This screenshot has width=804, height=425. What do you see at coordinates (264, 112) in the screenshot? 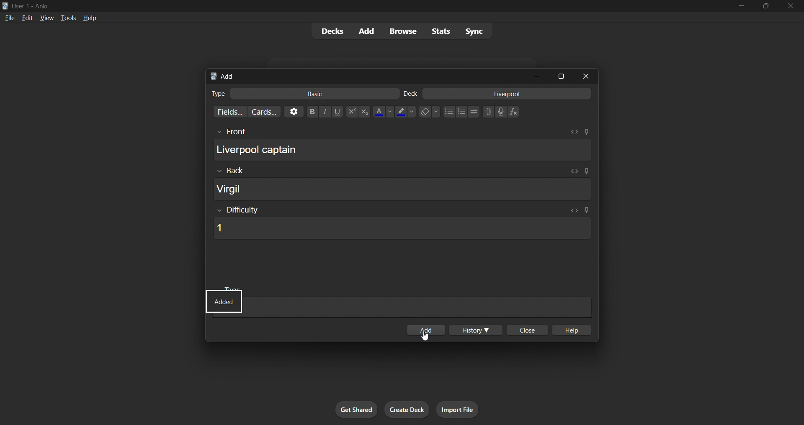
I see `customize card templates` at bounding box center [264, 112].